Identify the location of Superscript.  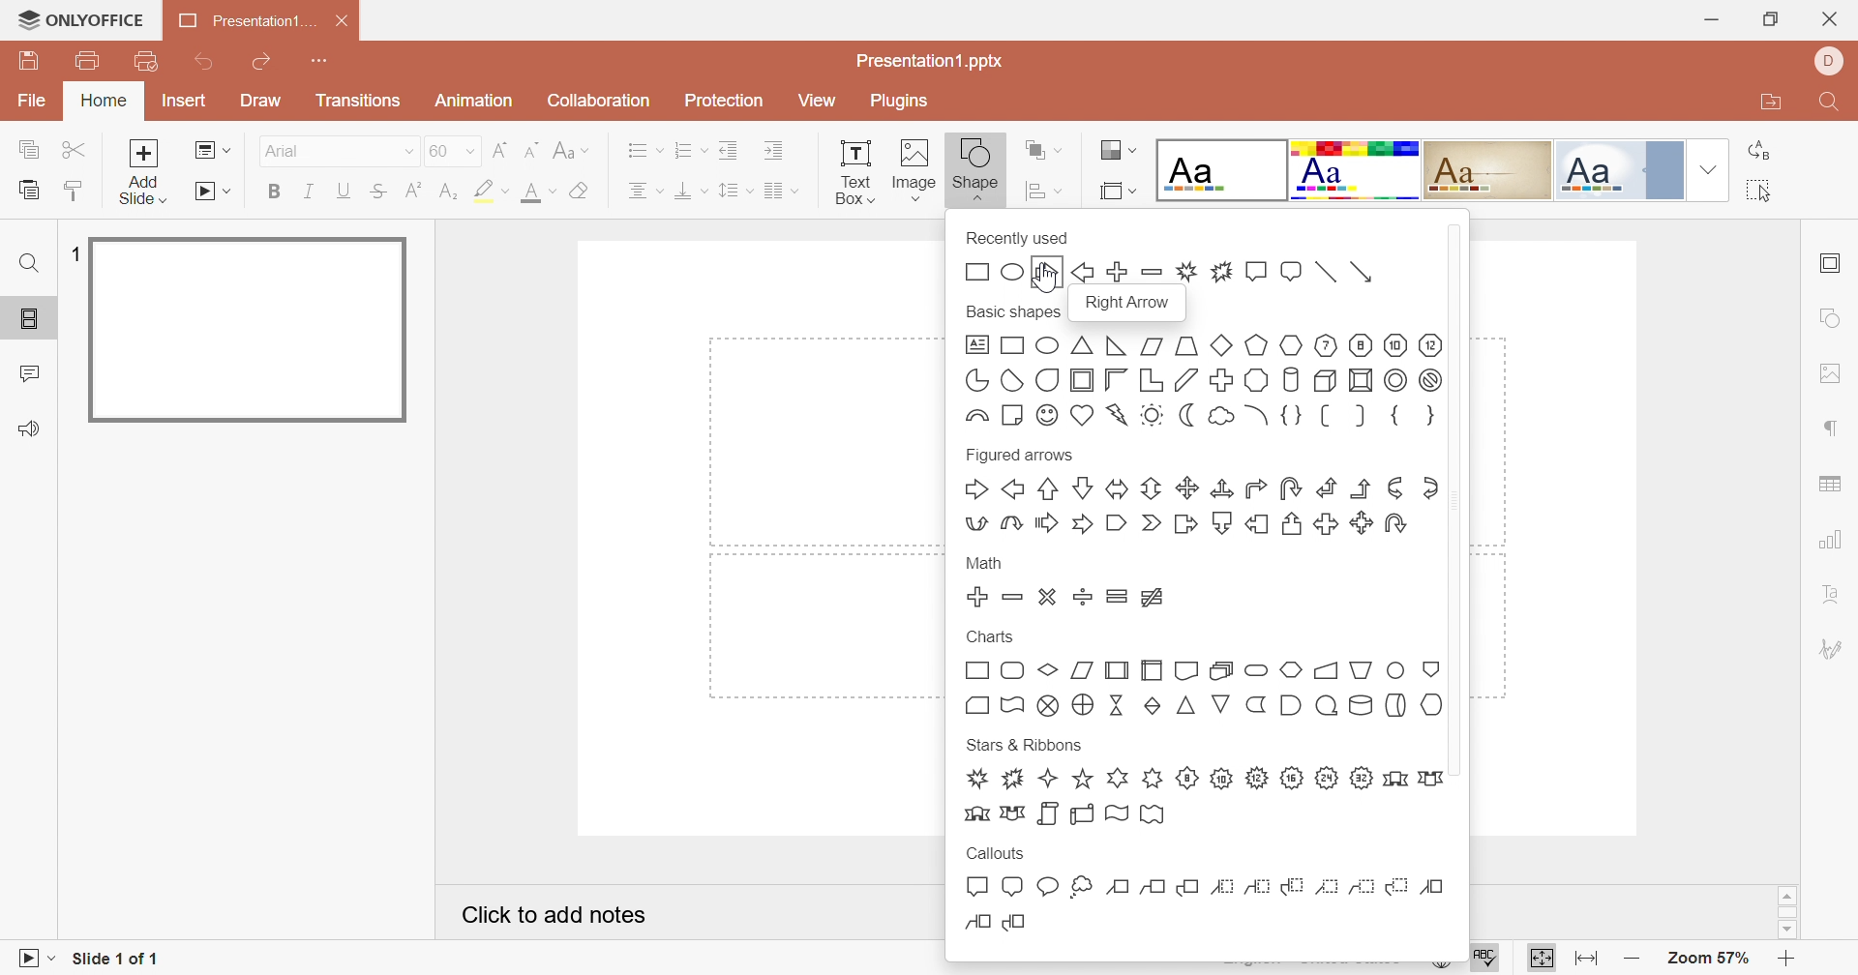
(417, 190).